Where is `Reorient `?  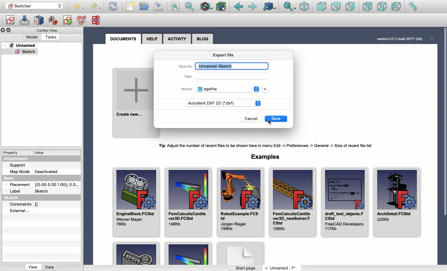 Reorient  is located at coordinates (53, 20).